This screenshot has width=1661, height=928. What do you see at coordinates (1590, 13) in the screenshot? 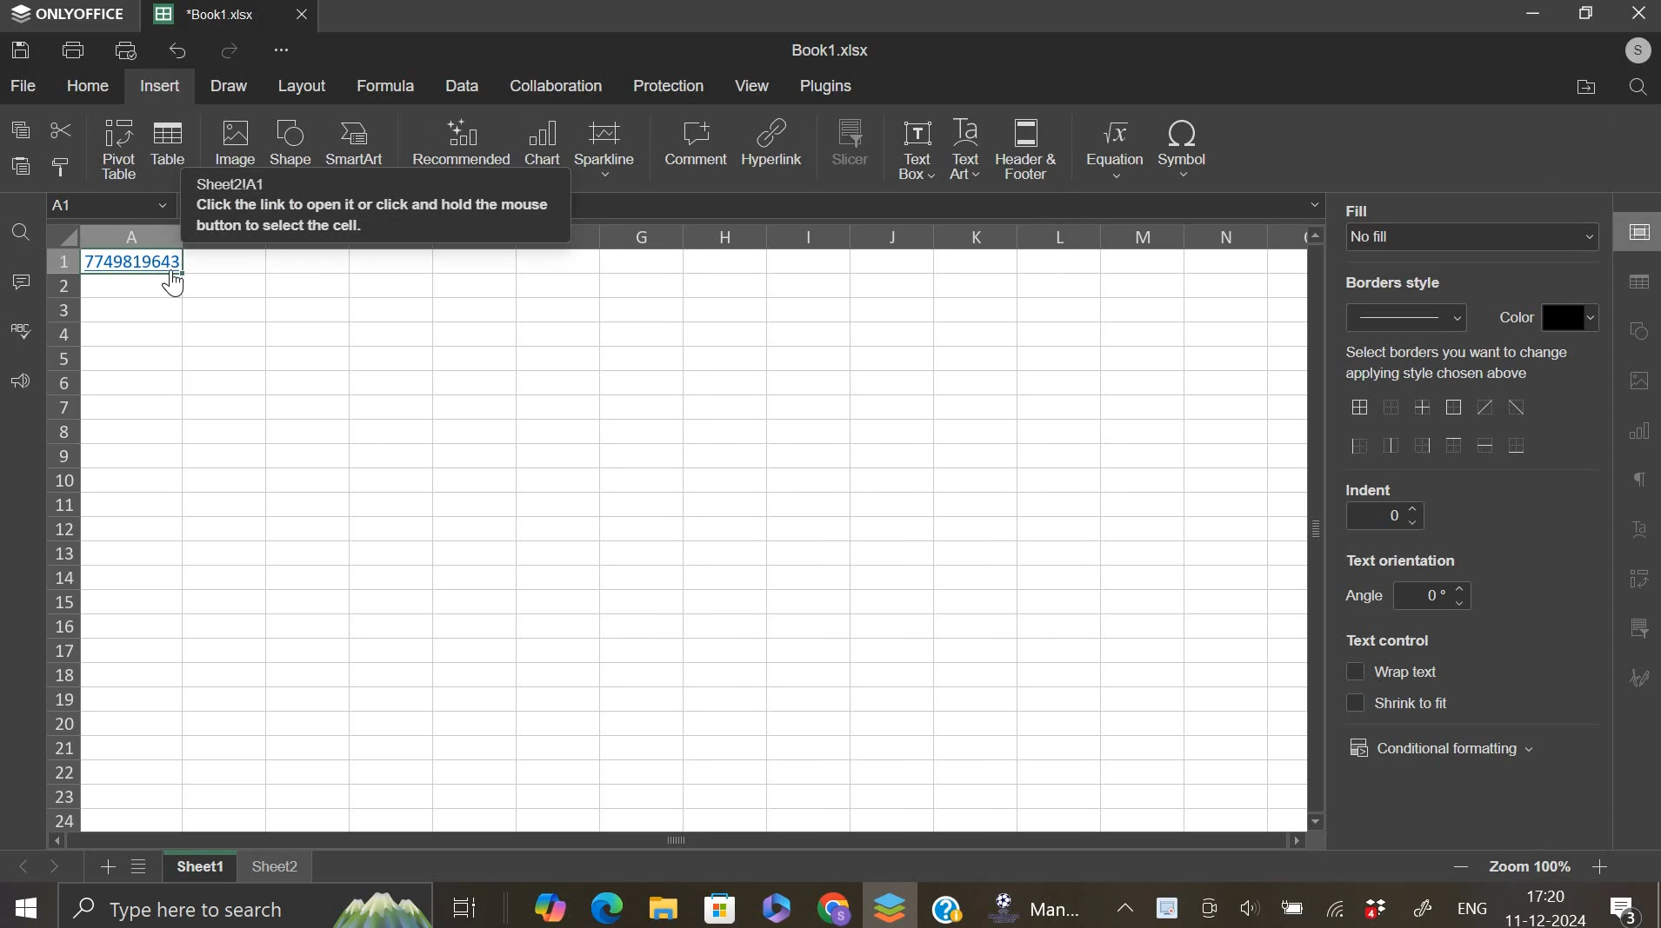
I see `Maximize` at bounding box center [1590, 13].